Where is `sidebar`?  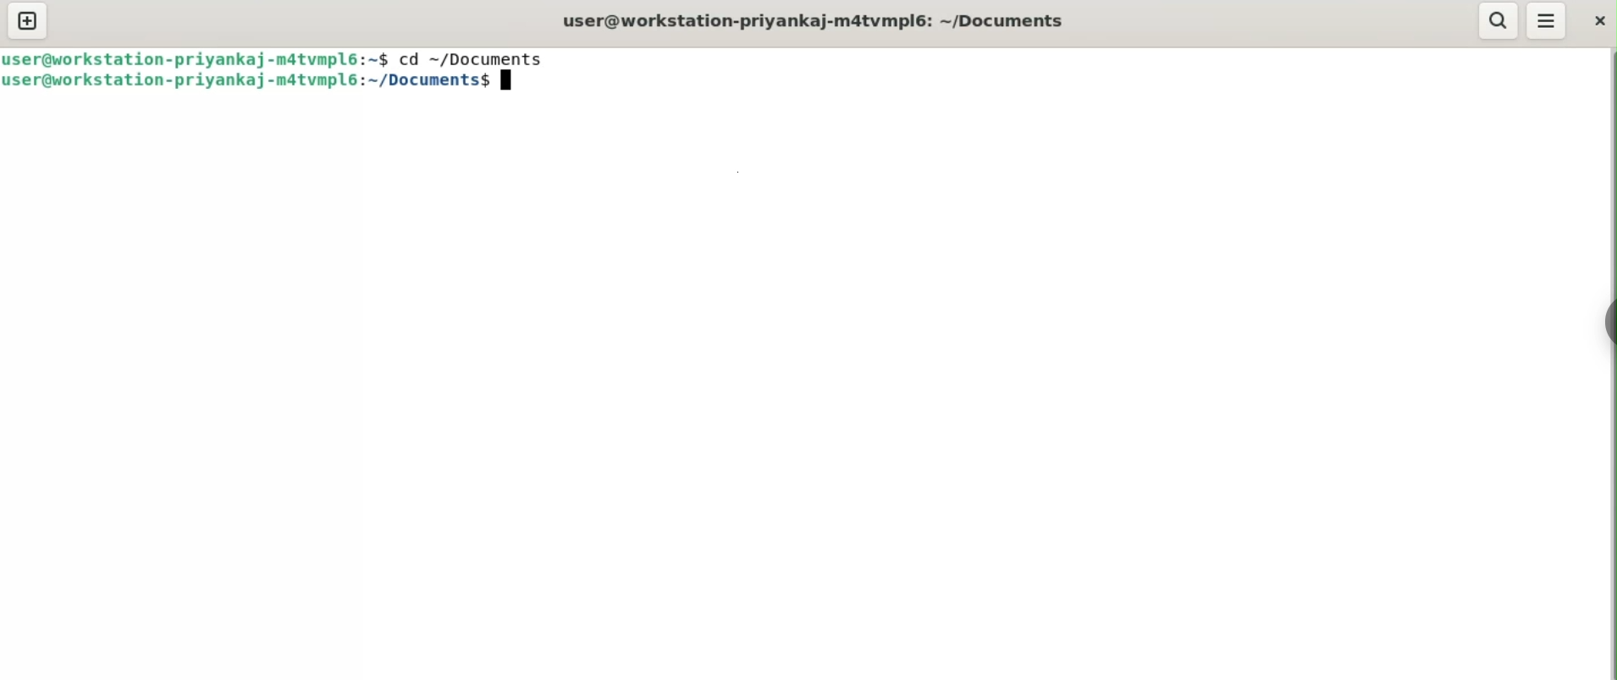
sidebar is located at coordinates (1605, 321).